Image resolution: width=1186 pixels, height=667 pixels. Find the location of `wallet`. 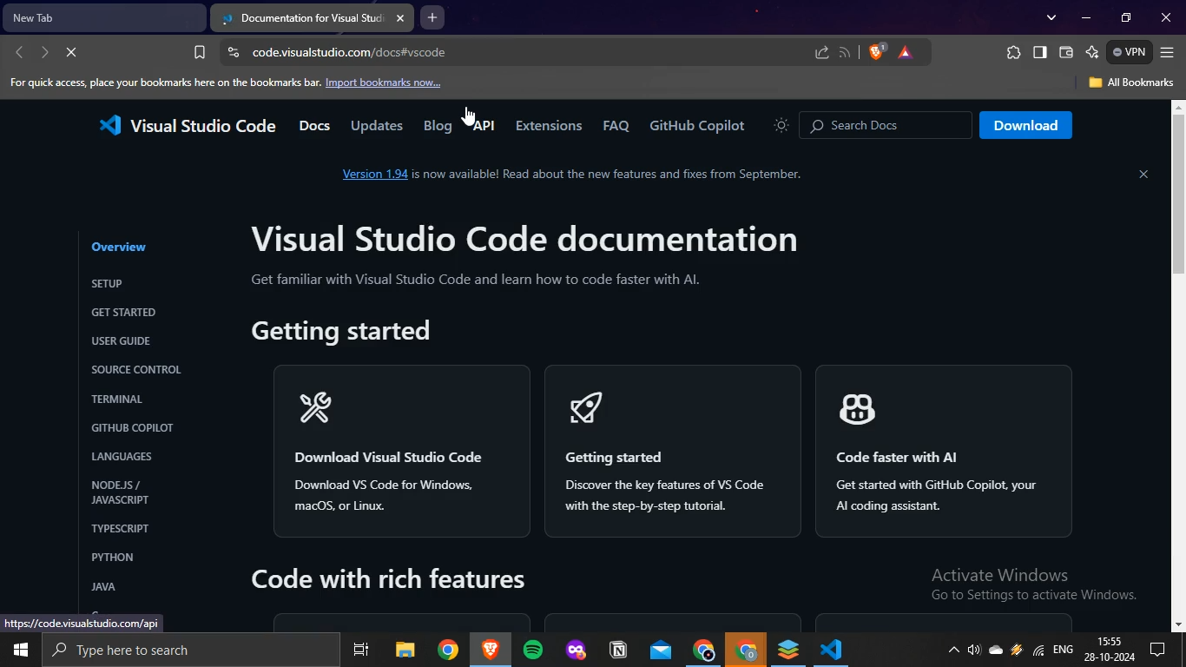

wallet is located at coordinates (1067, 51).